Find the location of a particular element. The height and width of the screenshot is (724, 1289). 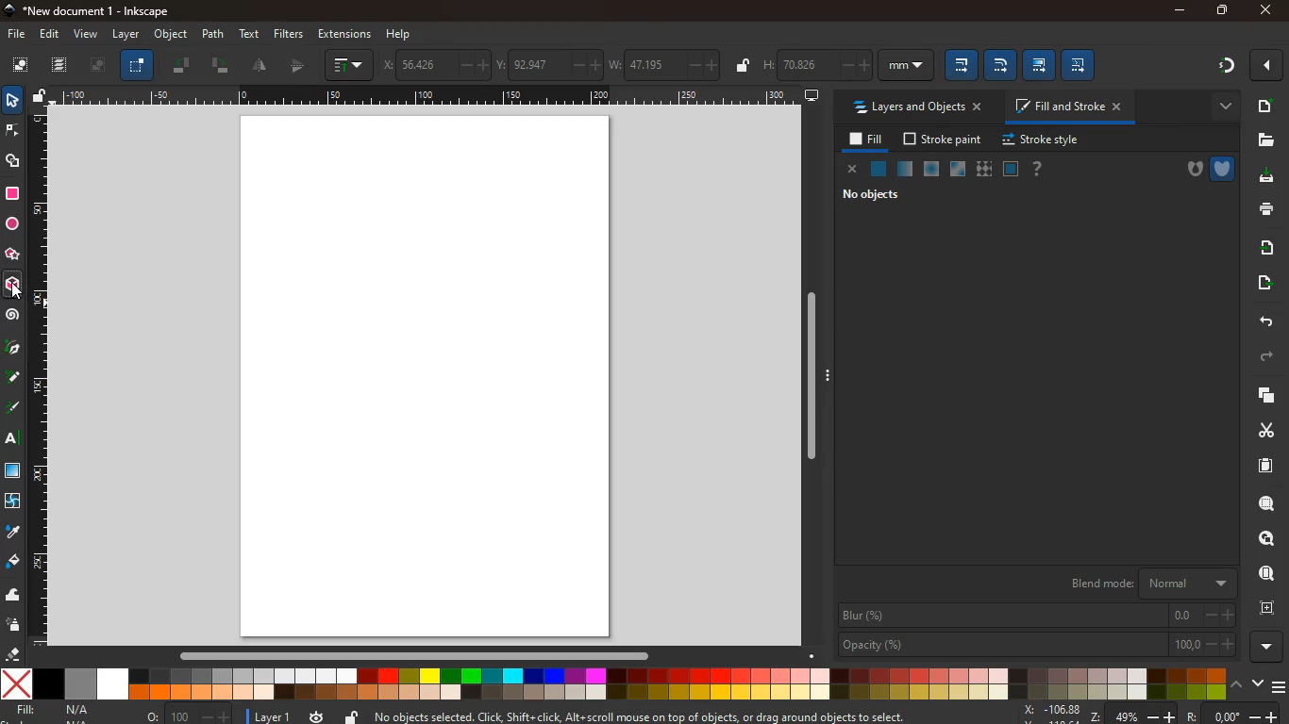

back is located at coordinates (1264, 321).